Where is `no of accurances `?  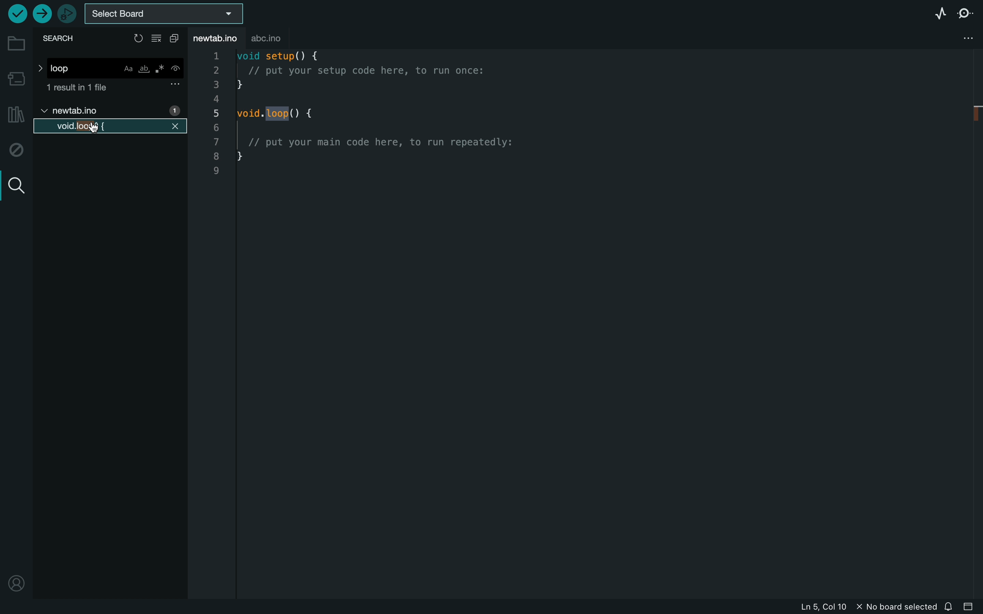
no of accurances  is located at coordinates (173, 110).